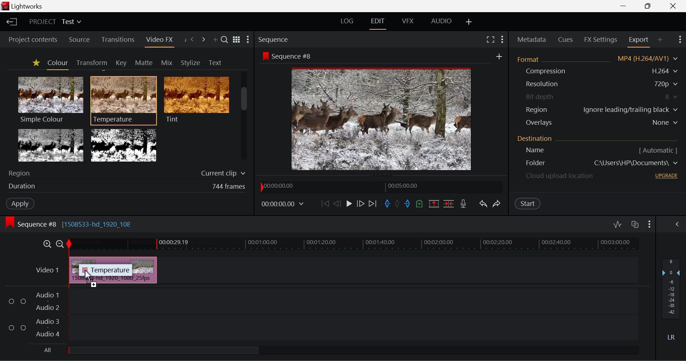 The height and width of the screenshot is (361, 686). I want to click on MP4 (H.264/AV1) , so click(644, 59).